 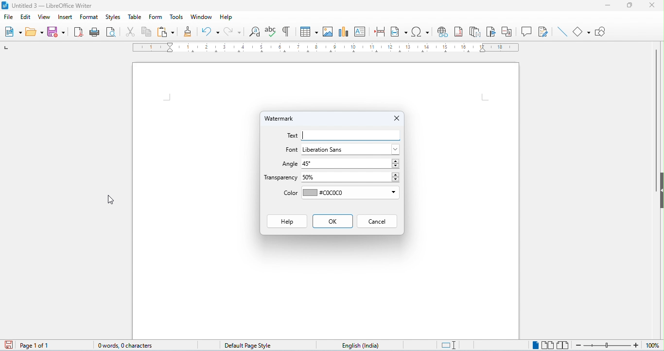 What do you see at coordinates (377, 222) in the screenshot?
I see `cancel` at bounding box center [377, 222].